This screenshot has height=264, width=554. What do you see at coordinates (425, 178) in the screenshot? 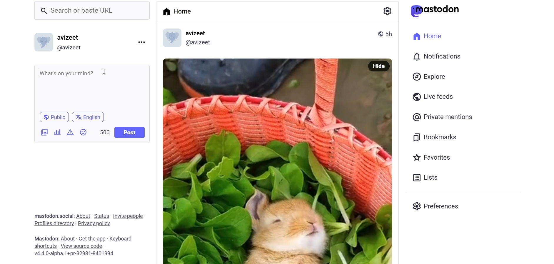
I see `list` at bounding box center [425, 178].